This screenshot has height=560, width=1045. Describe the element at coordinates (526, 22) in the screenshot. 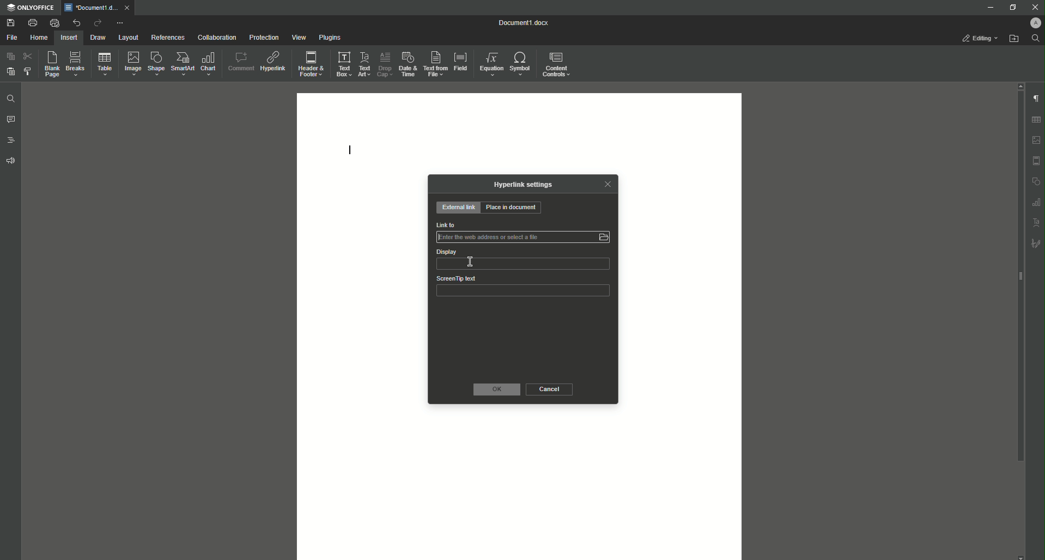

I see `Document1.docx` at that location.